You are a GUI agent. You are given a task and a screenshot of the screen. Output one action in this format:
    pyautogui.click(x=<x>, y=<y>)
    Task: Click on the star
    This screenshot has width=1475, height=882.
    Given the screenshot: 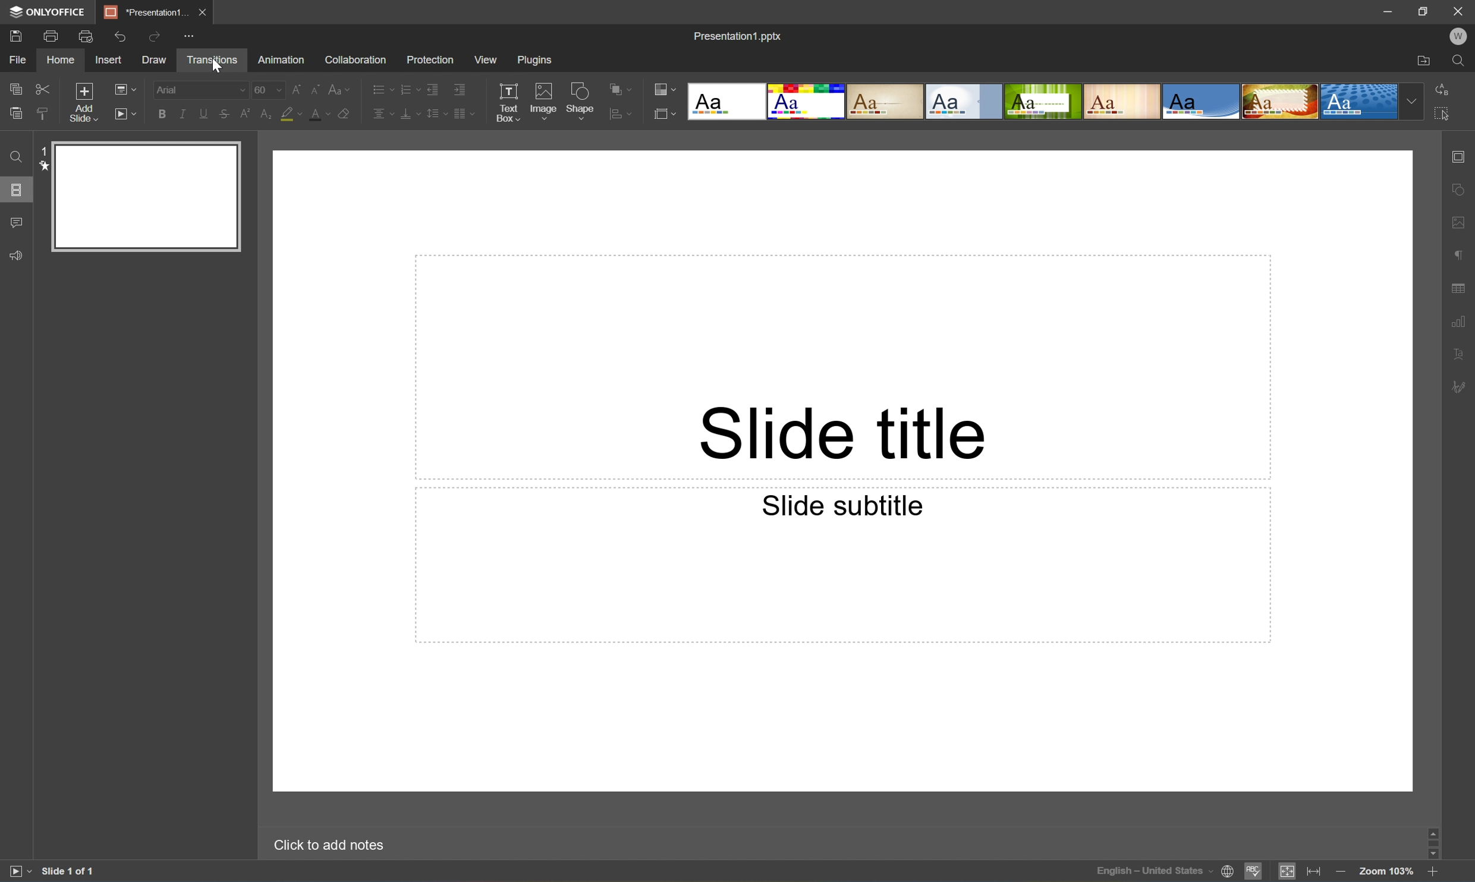 What is the action you would take?
    pyautogui.click(x=44, y=167)
    